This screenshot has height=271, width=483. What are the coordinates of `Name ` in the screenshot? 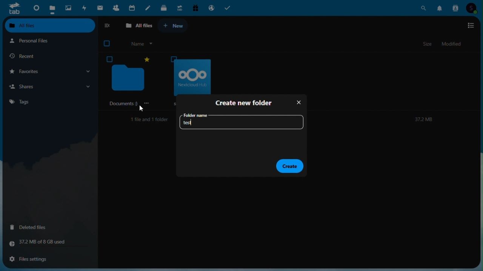 It's located at (139, 45).